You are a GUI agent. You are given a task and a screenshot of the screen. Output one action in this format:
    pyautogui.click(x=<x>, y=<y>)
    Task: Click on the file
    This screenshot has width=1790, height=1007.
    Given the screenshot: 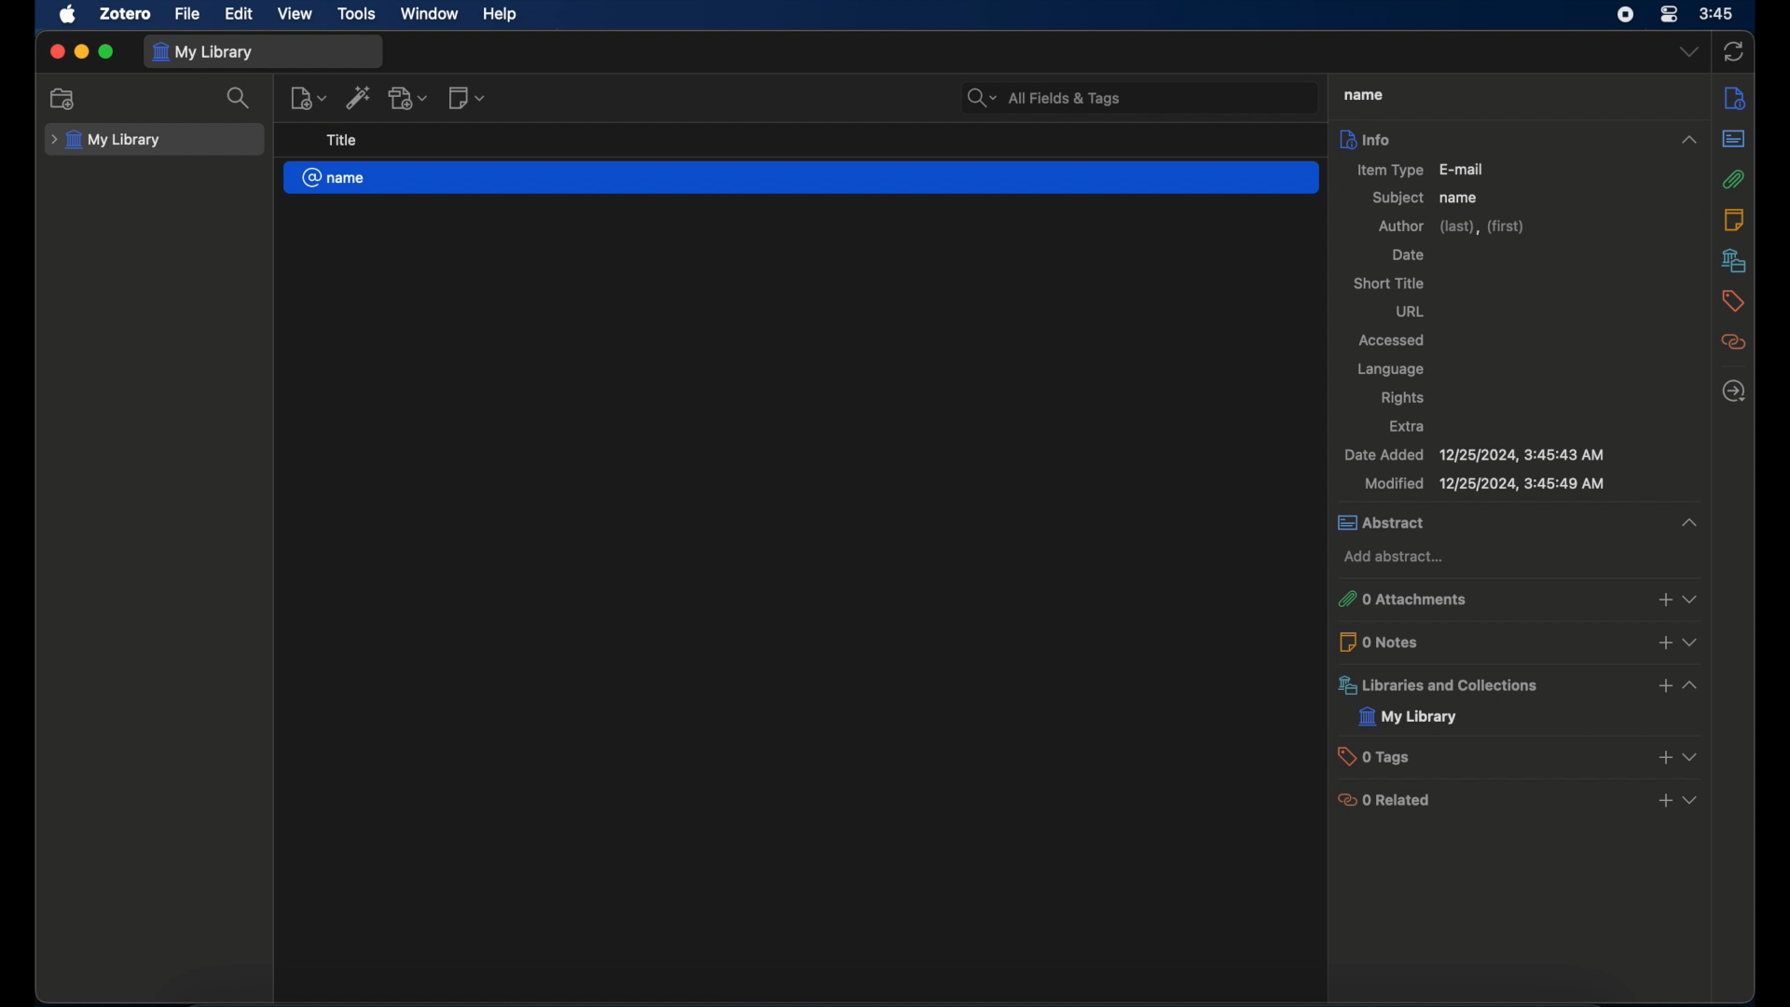 What is the action you would take?
    pyautogui.click(x=188, y=15)
    